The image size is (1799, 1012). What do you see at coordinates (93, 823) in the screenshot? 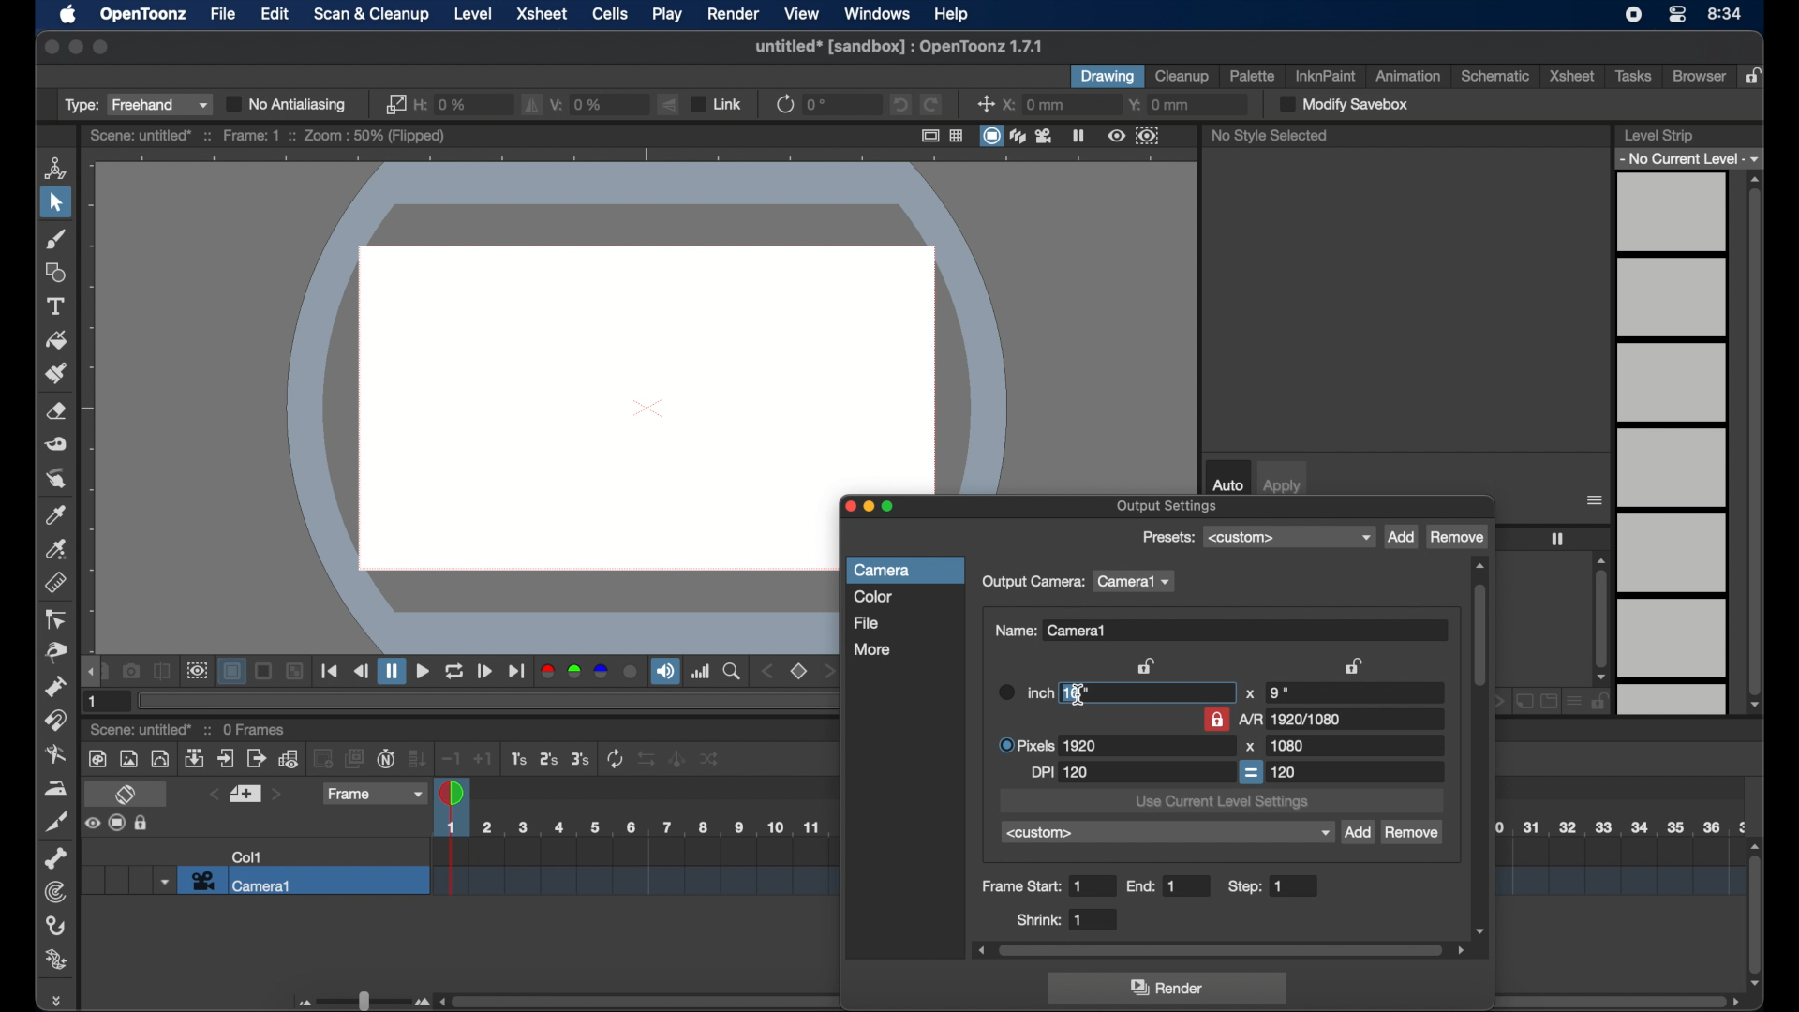
I see `` at bounding box center [93, 823].